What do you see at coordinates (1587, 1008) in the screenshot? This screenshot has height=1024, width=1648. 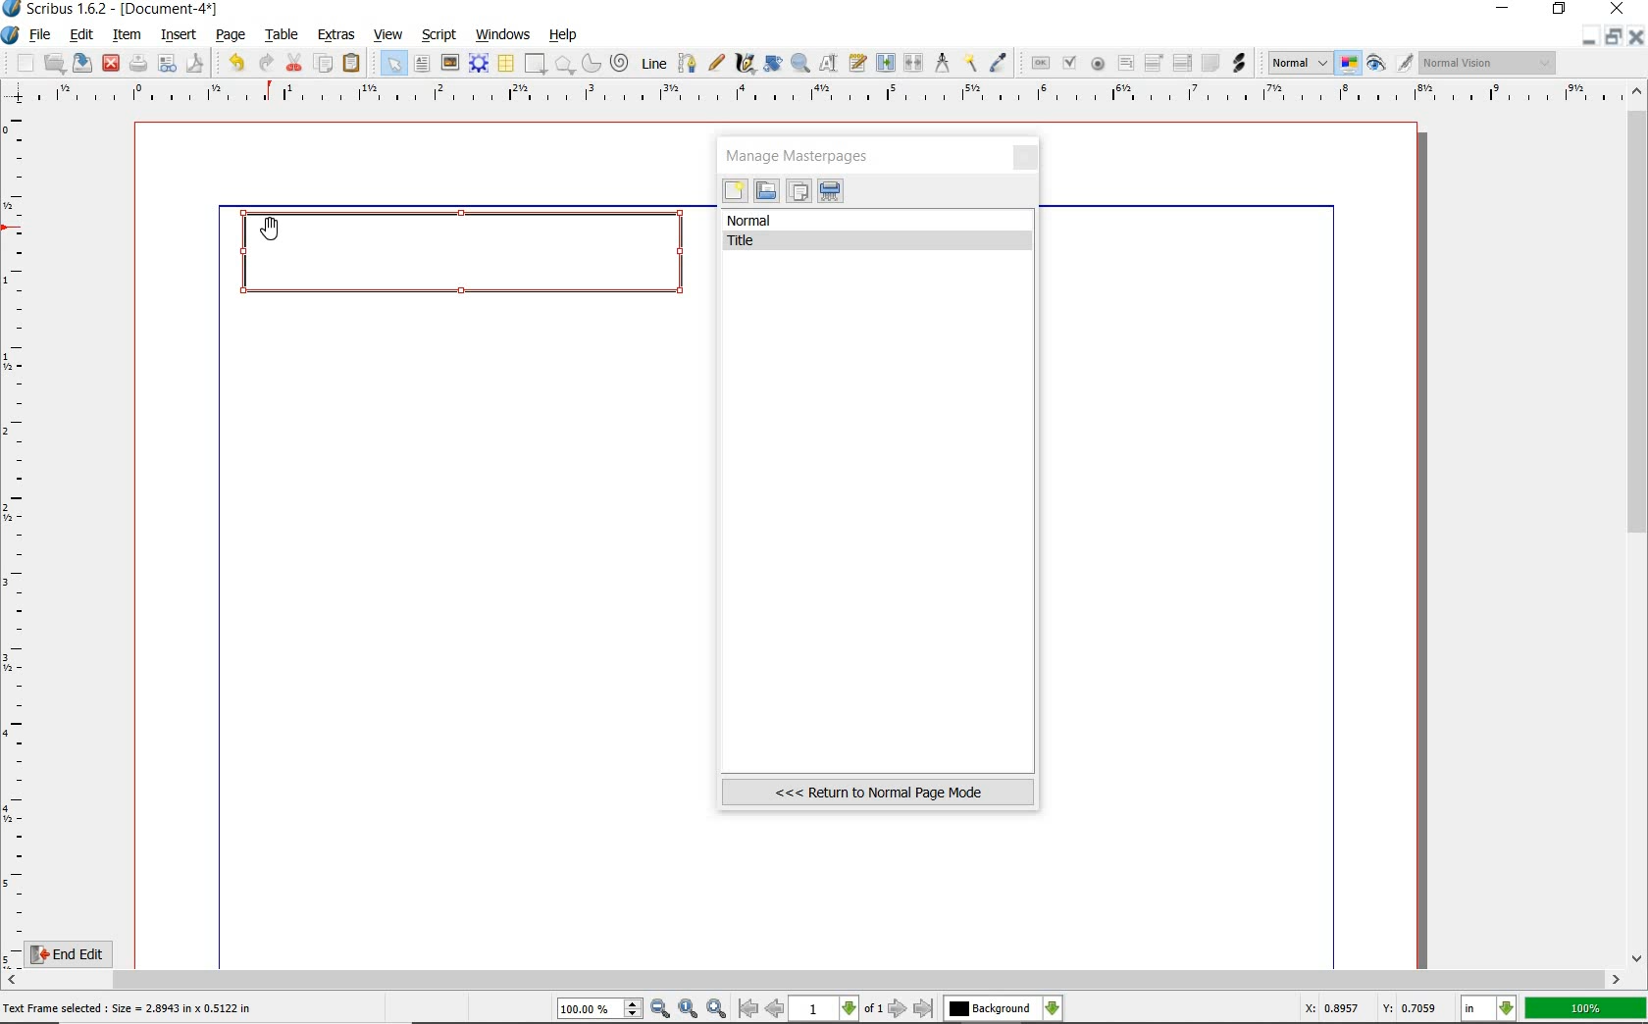 I see `100%` at bounding box center [1587, 1008].